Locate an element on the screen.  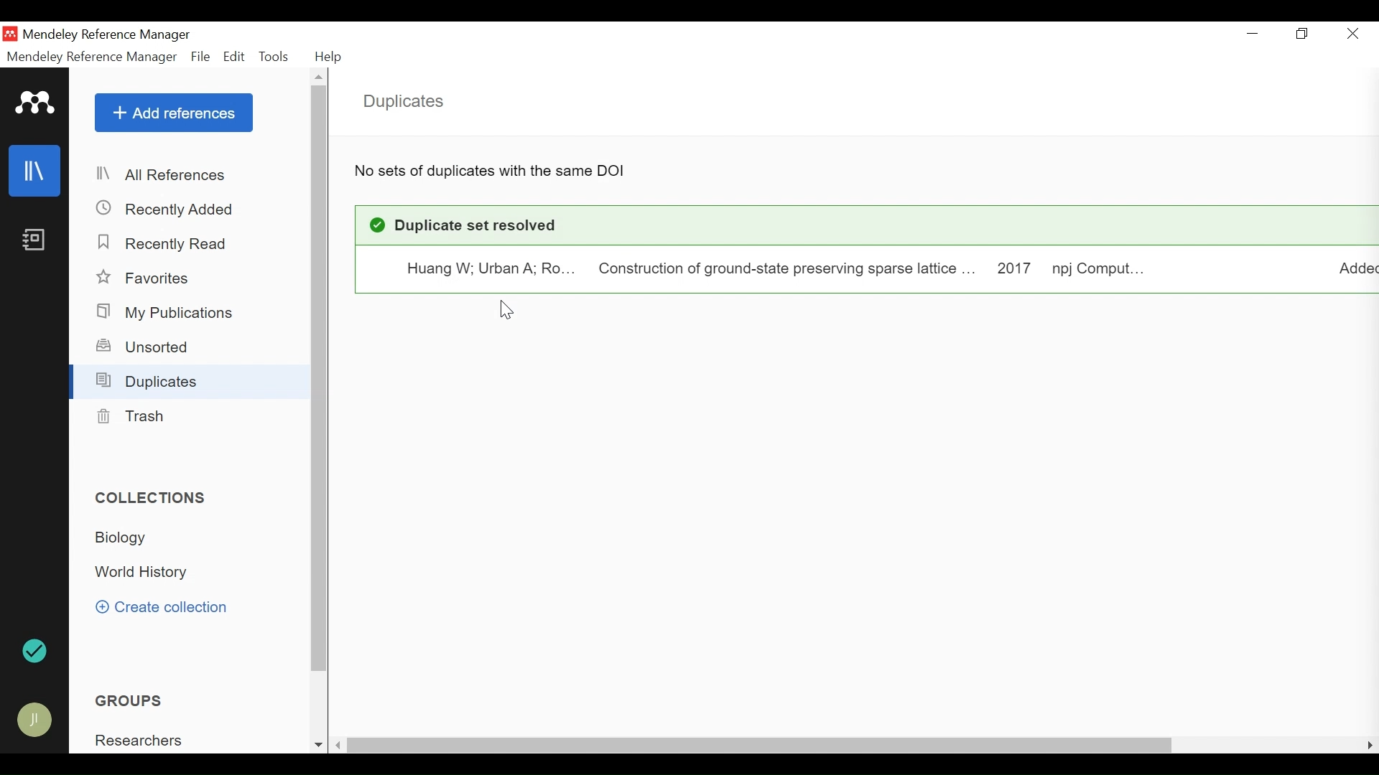
Construction of ground-state preserving sparse lattice.. is located at coordinates (784, 271).